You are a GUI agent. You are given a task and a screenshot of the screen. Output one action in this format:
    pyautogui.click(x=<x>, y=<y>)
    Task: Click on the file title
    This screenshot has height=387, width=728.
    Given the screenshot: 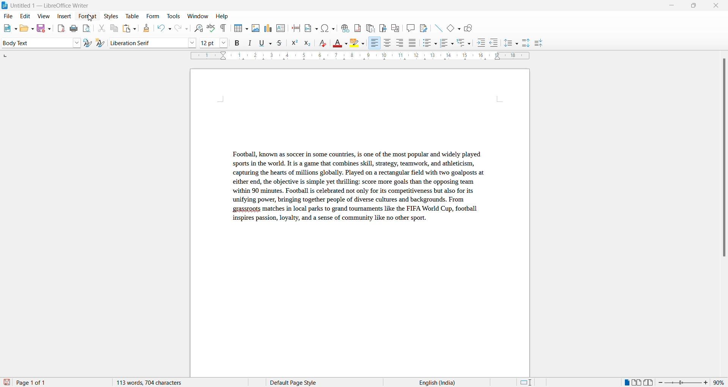 What is the action you would take?
    pyautogui.click(x=46, y=5)
    